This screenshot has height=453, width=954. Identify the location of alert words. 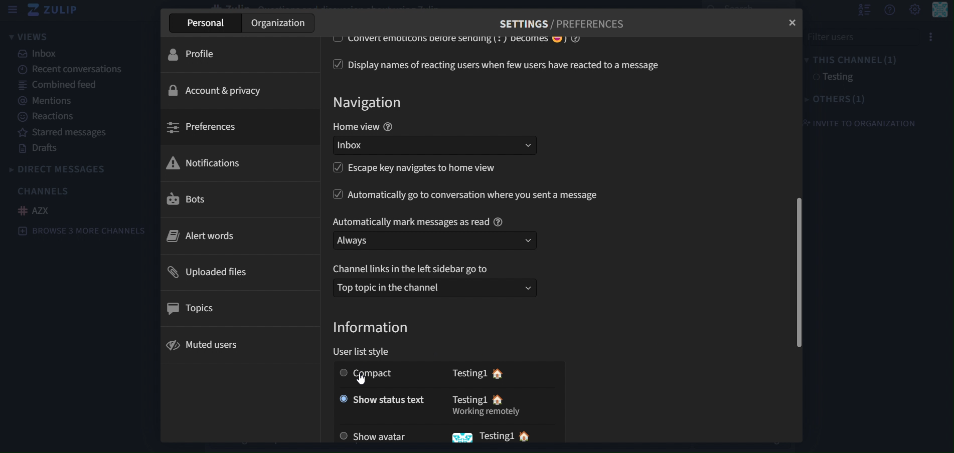
(204, 235).